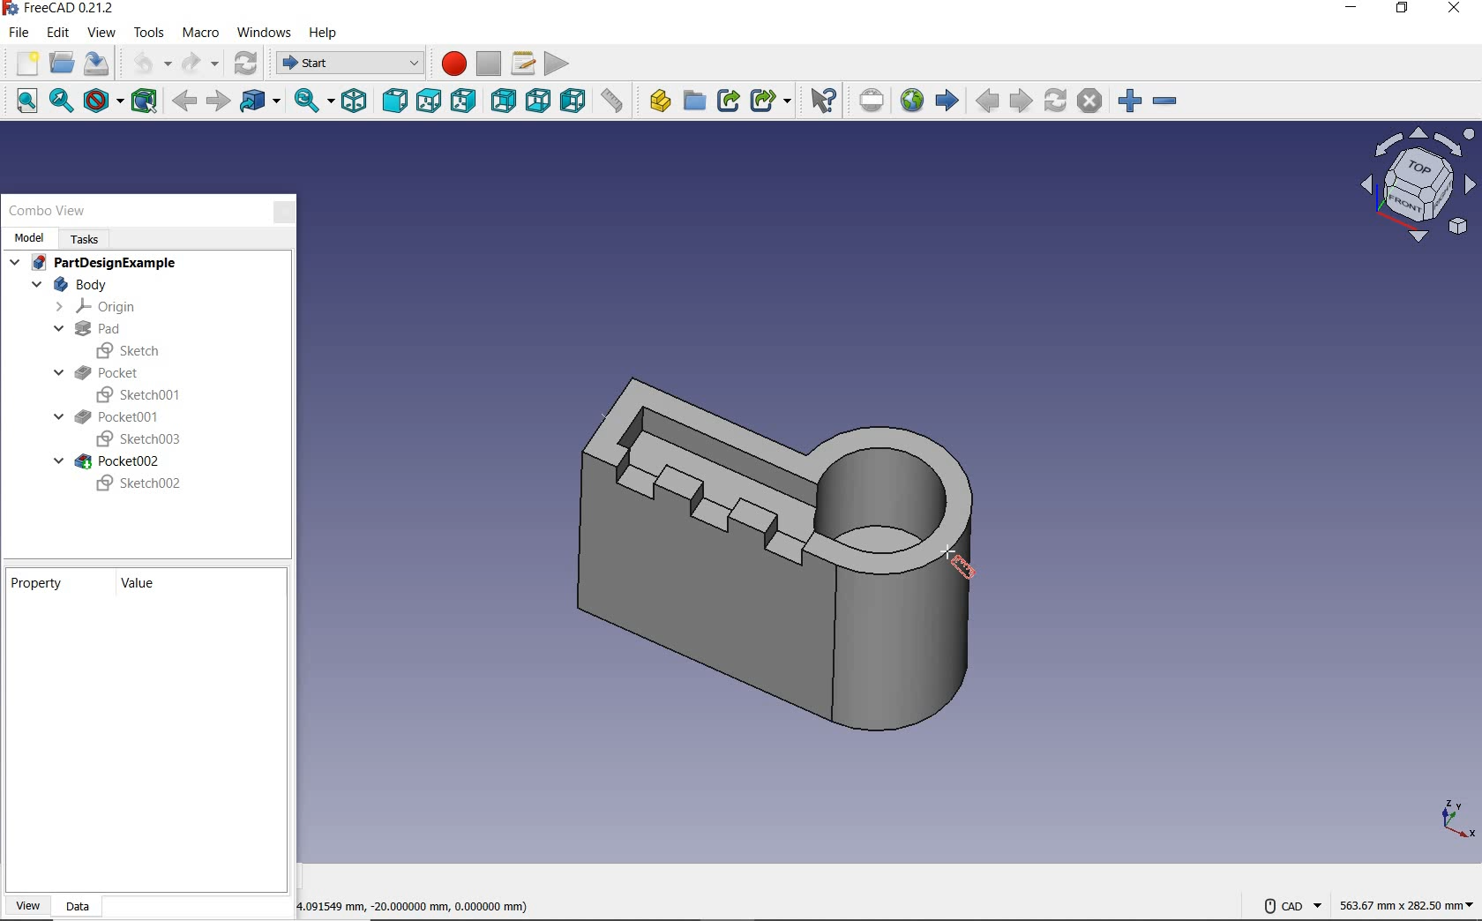  Describe the element at coordinates (42, 582) in the screenshot. I see `PROPERTY` at that location.